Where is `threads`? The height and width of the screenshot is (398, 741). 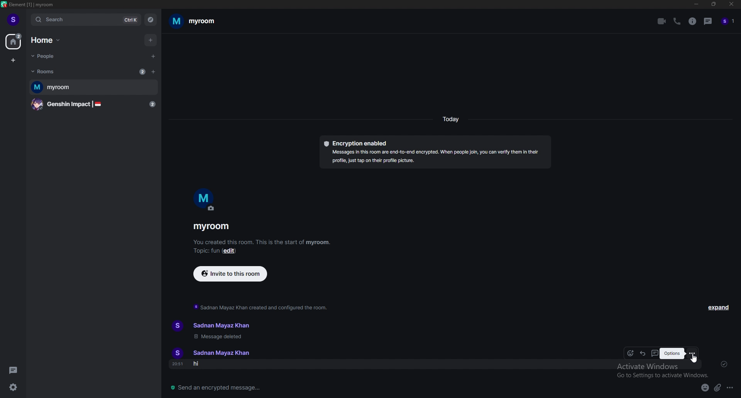 threads is located at coordinates (709, 21).